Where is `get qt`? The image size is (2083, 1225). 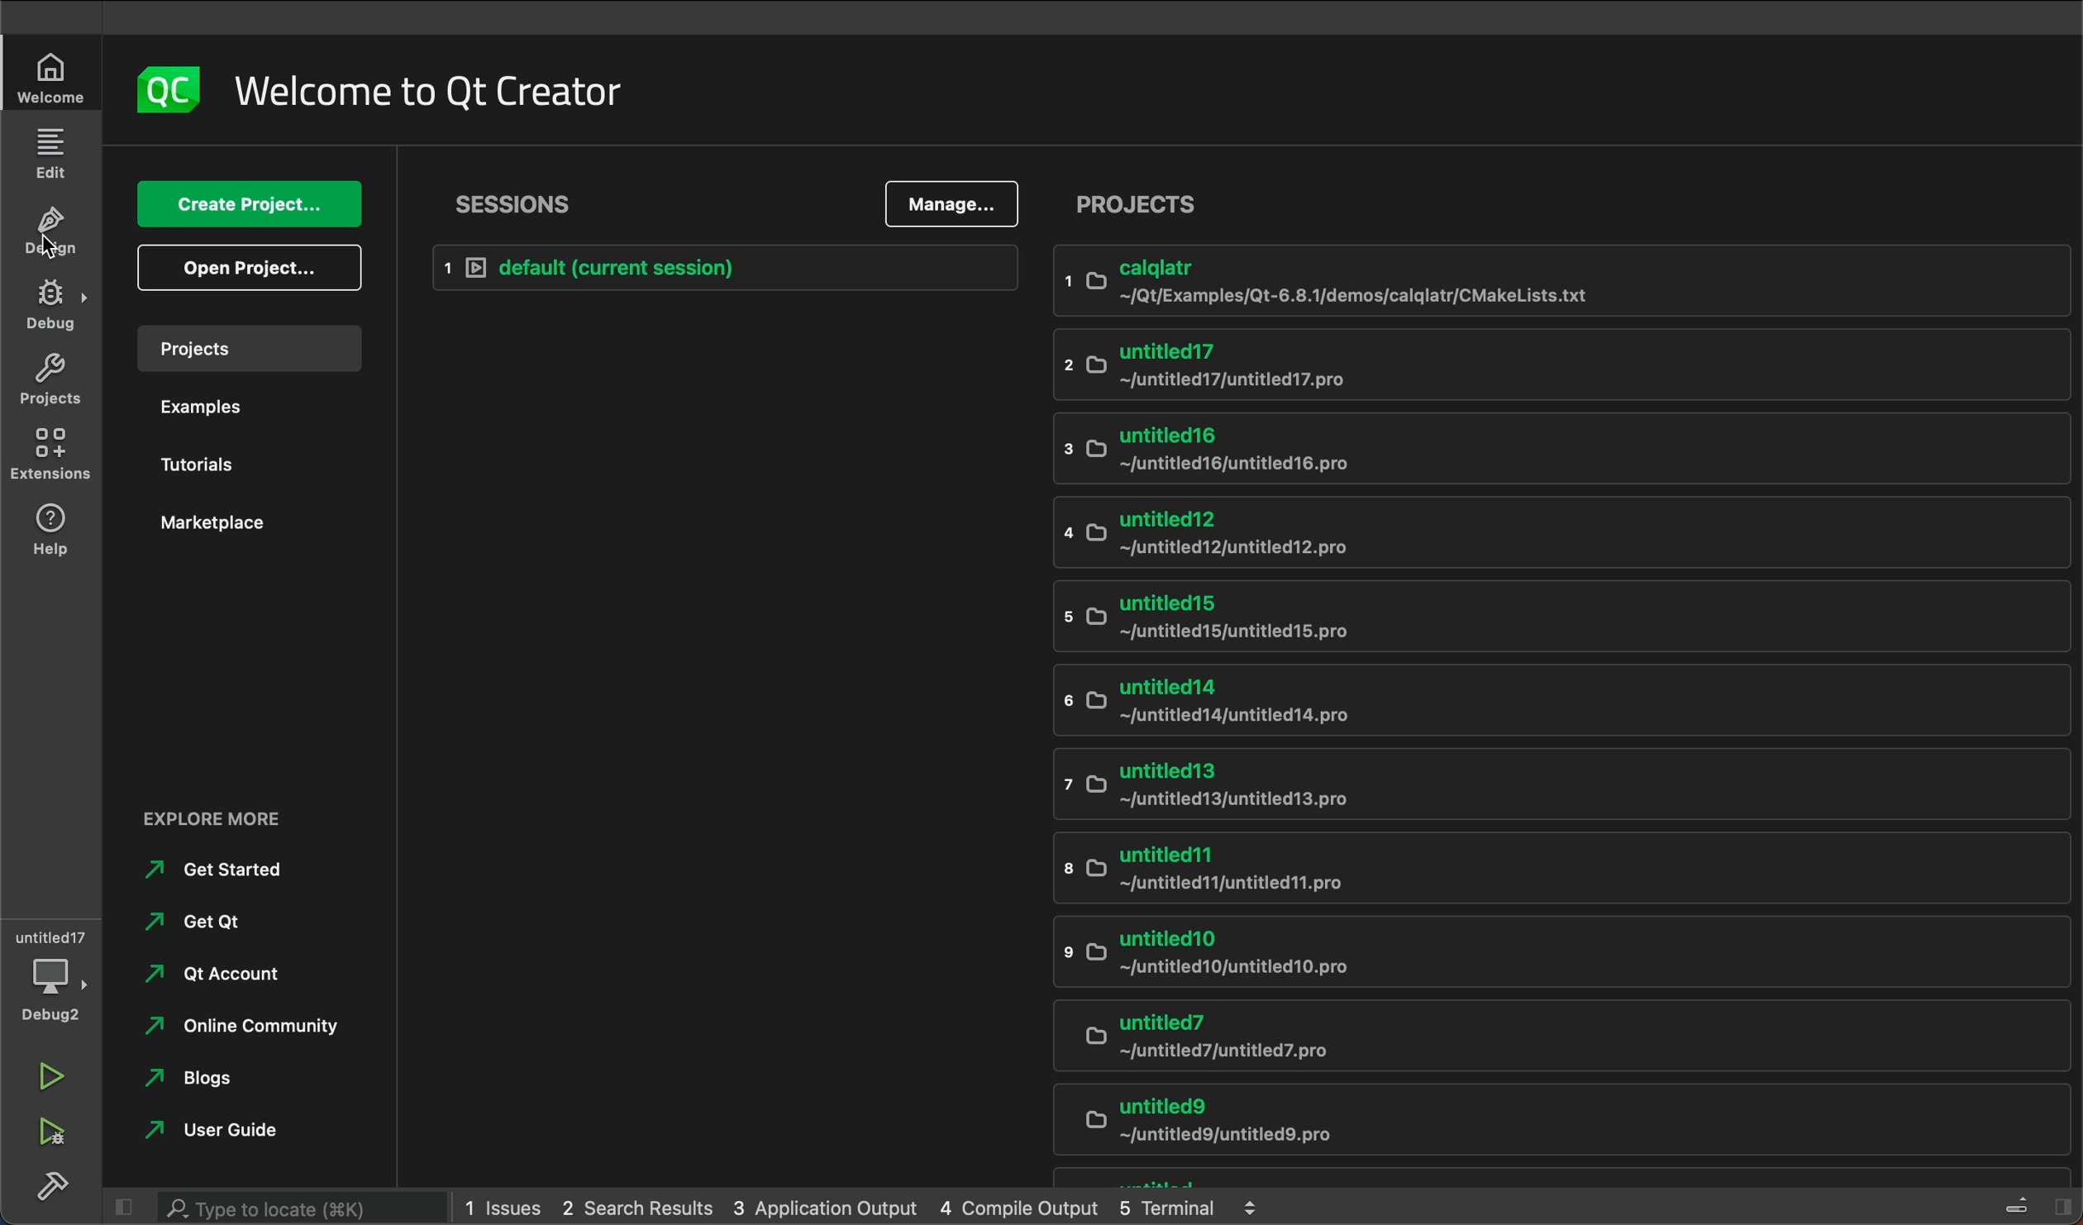
get qt is located at coordinates (187, 925).